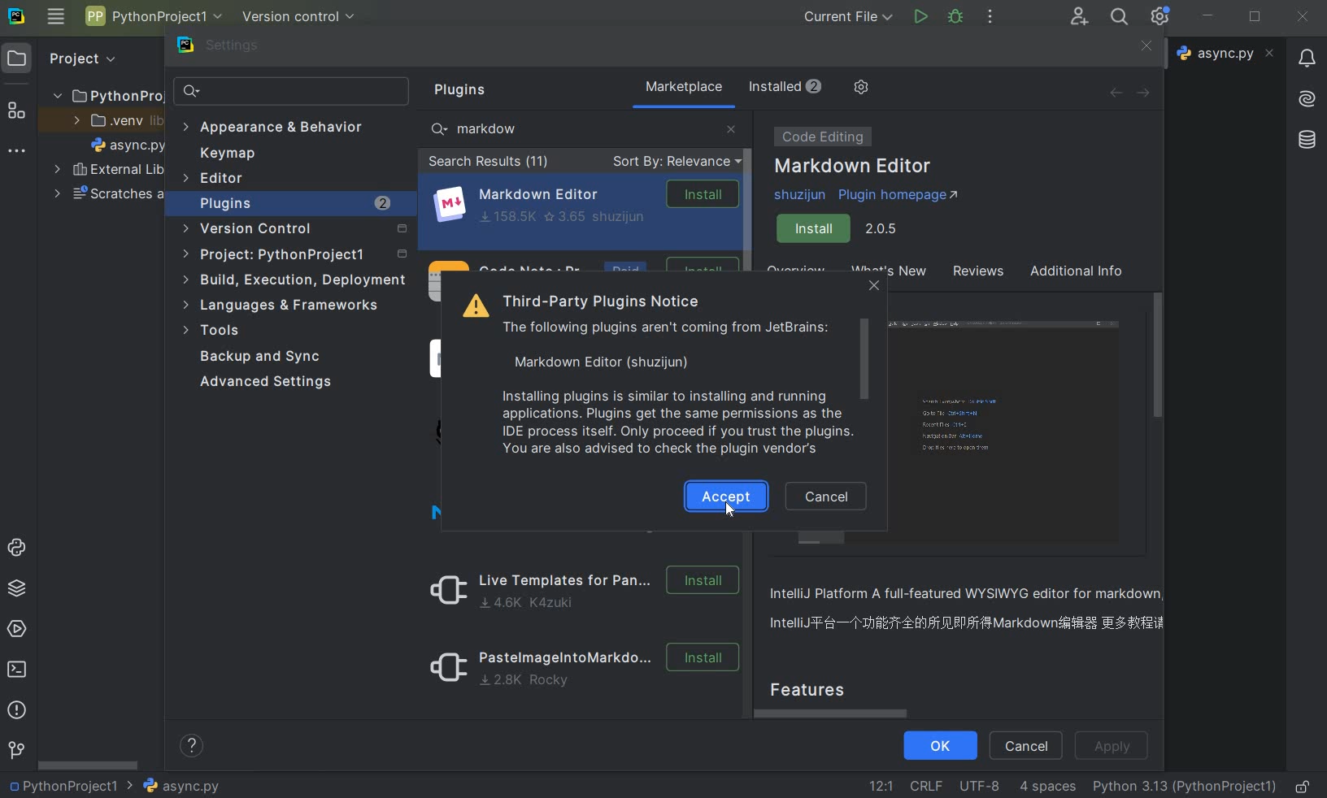 The width and height of the screenshot is (1327, 798). What do you see at coordinates (838, 713) in the screenshot?
I see `scrollbar` at bounding box center [838, 713].